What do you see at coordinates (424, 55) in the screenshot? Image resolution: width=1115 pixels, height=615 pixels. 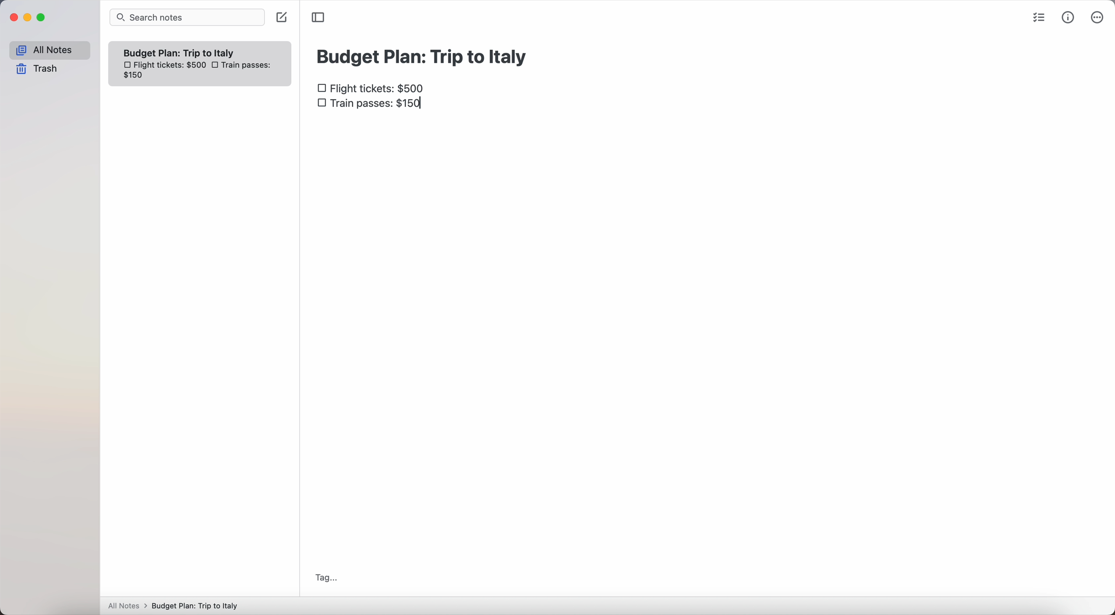 I see `budget plan: trip to Italy` at bounding box center [424, 55].